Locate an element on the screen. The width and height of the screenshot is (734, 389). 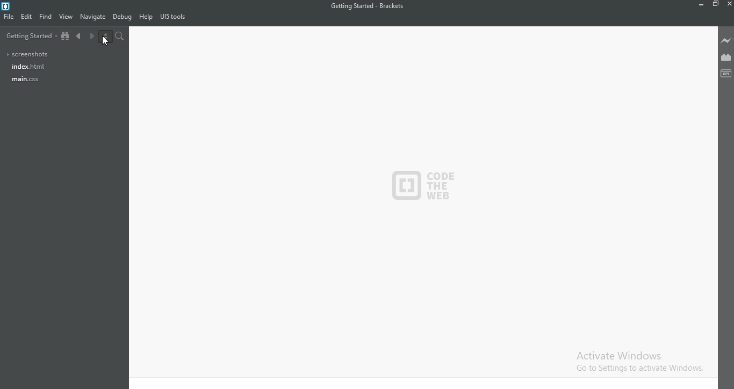
UI5 tools is located at coordinates (174, 18).